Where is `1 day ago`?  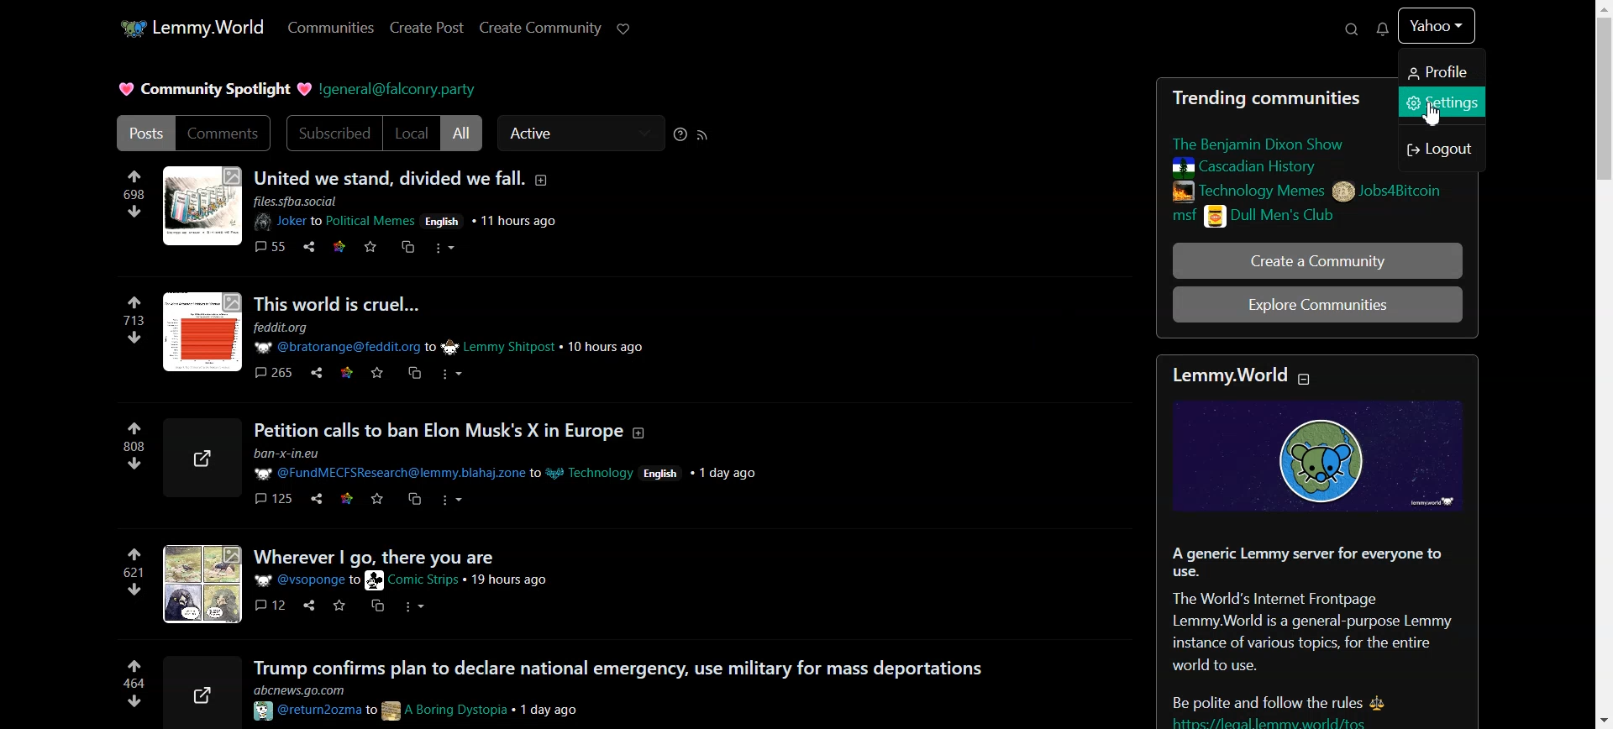
1 day ago is located at coordinates (563, 711).